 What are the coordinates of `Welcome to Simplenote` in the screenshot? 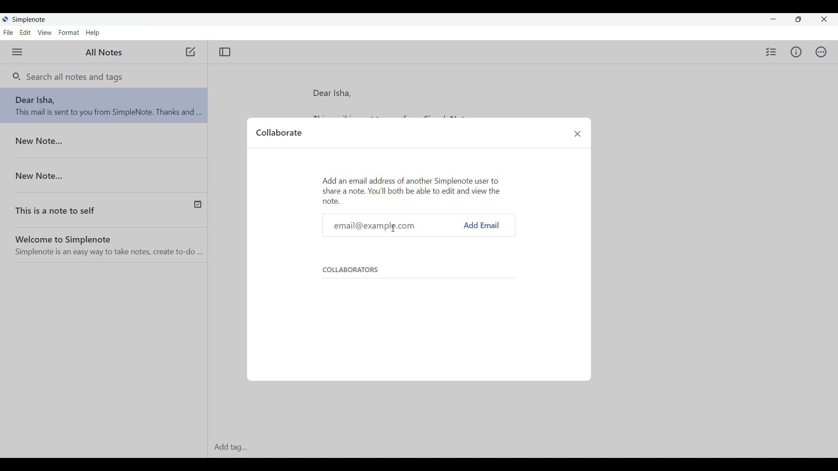 It's located at (107, 242).